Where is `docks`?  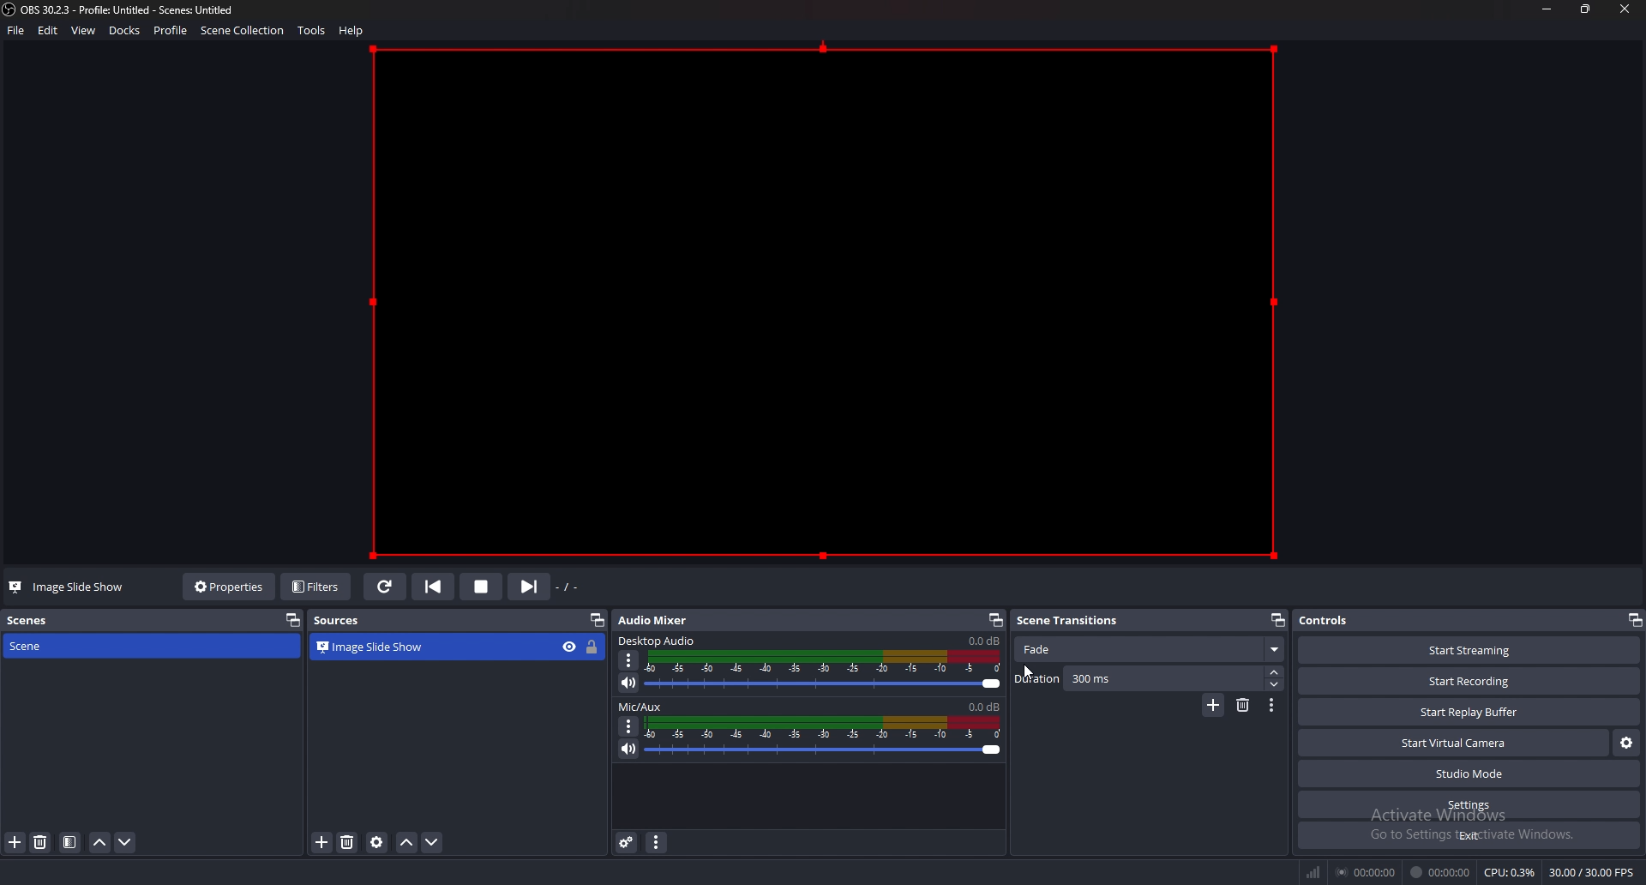 docks is located at coordinates (124, 31).